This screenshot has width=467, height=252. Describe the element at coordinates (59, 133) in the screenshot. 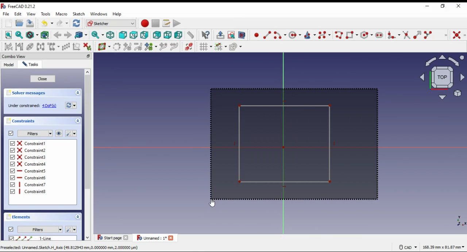

I see `show/hide all constraints in 3D view` at that location.